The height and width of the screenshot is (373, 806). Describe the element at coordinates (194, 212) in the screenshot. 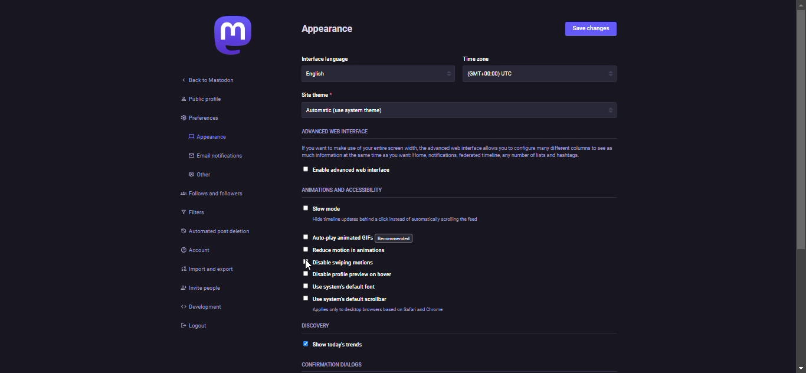

I see `filters` at that location.